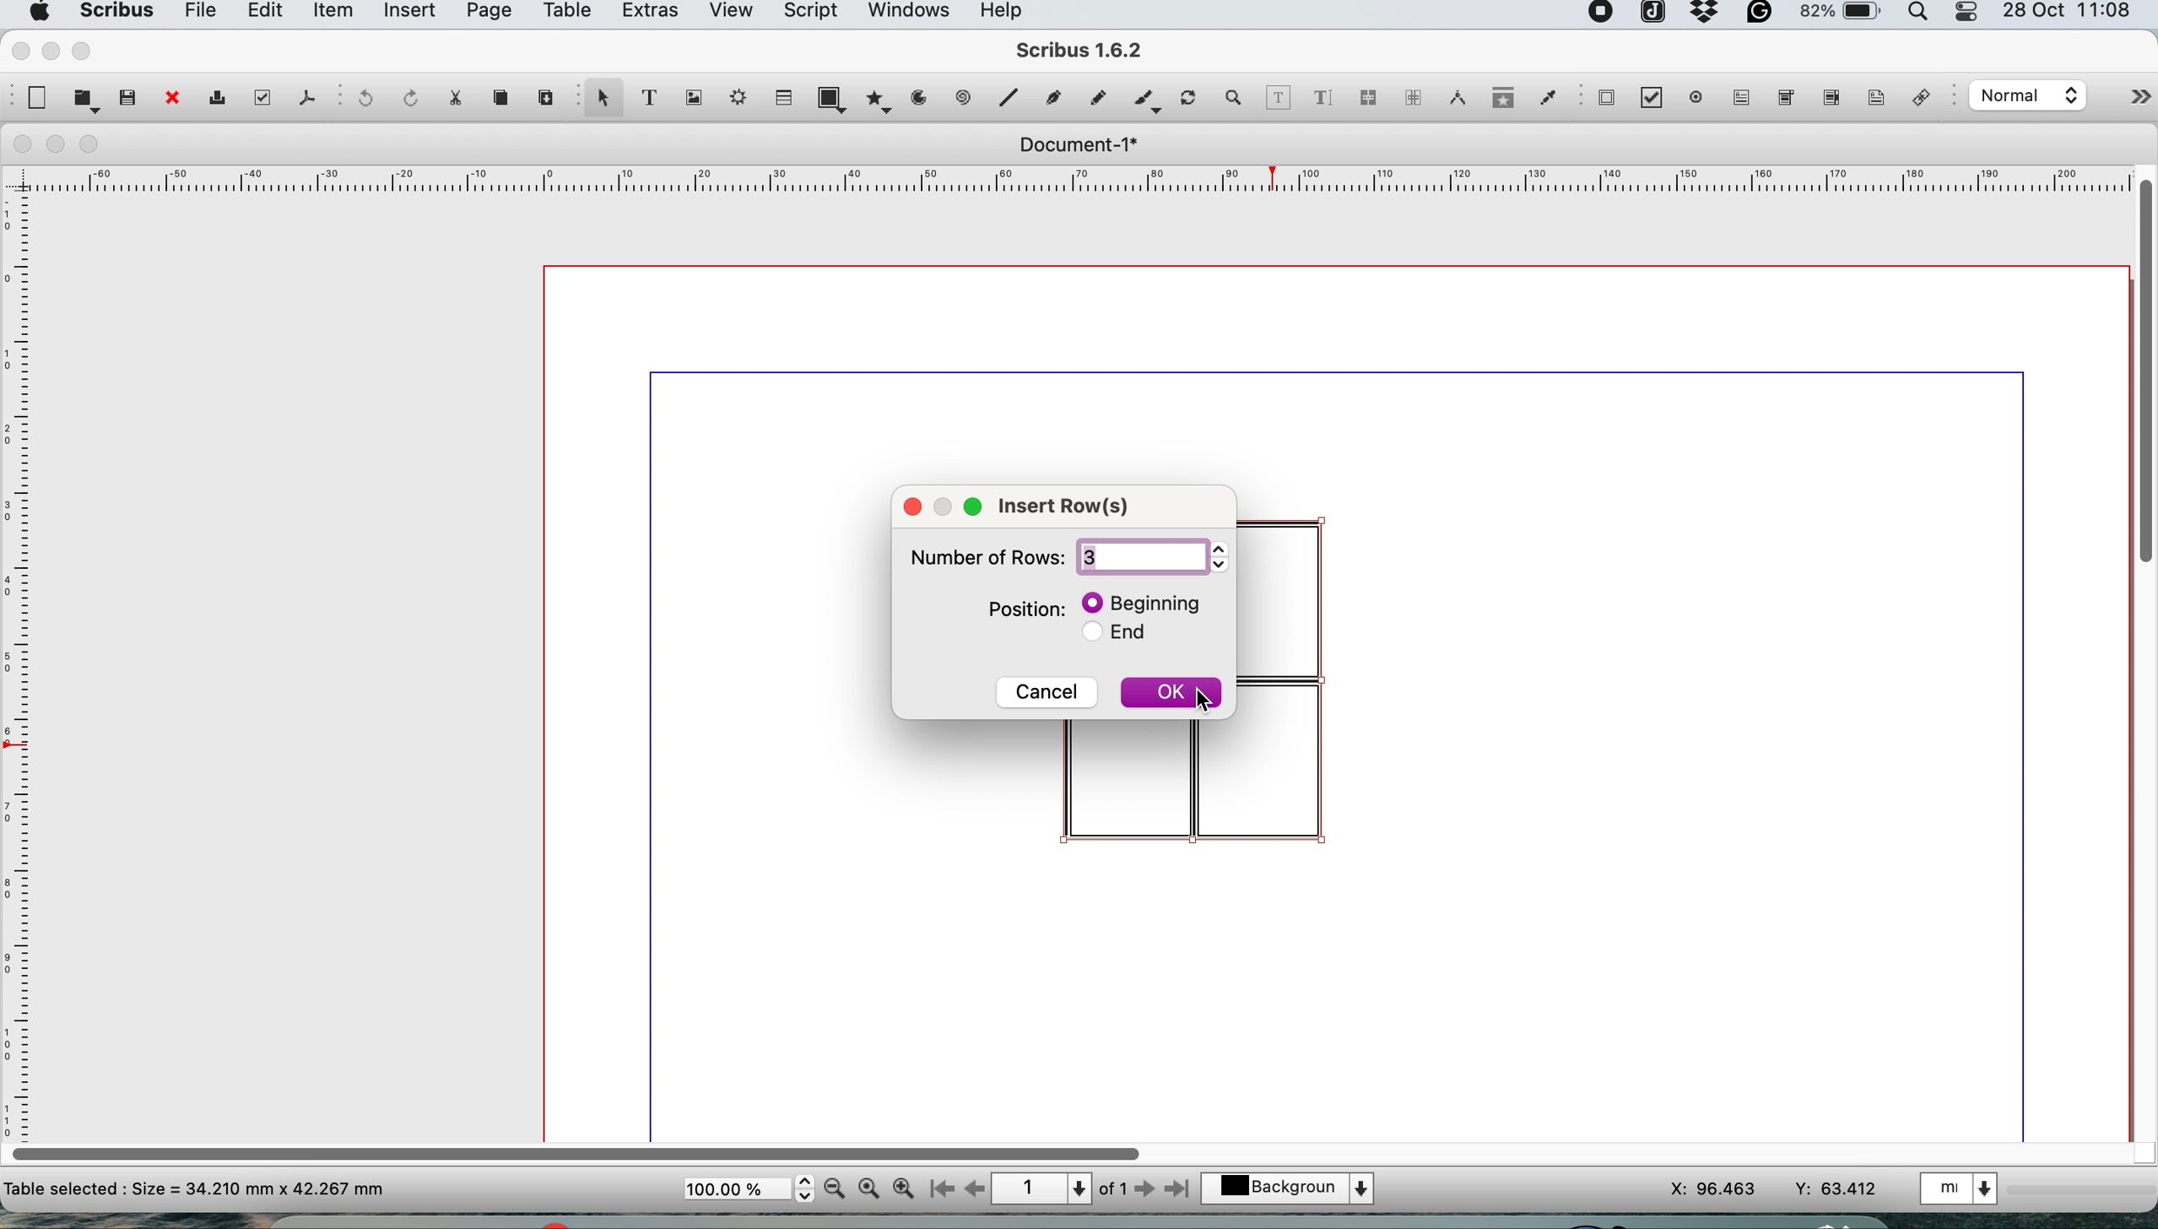 Image resolution: width=2158 pixels, height=1229 pixels. Describe the element at coordinates (1696, 97) in the screenshot. I see `pdf radio button` at that location.